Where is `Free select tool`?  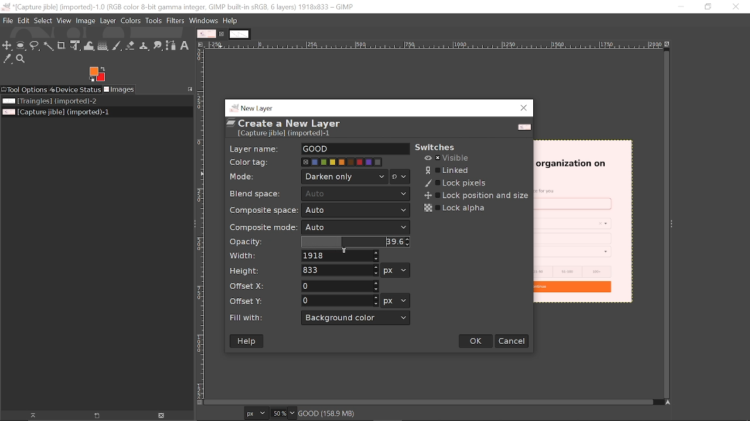
Free select tool is located at coordinates (35, 46).